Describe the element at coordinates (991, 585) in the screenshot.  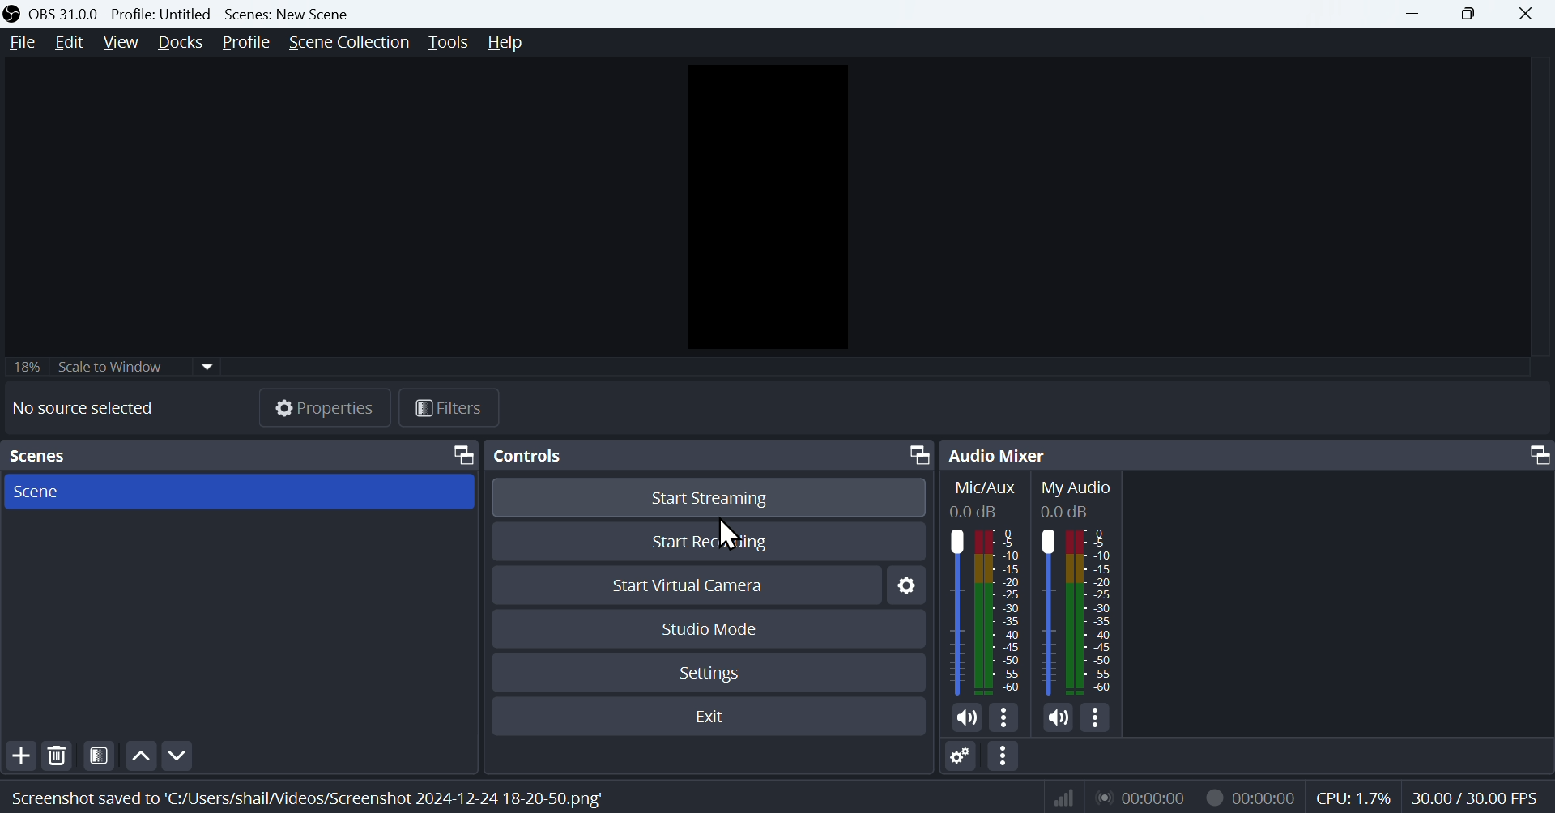
I see `Mic/Aux` at that location.